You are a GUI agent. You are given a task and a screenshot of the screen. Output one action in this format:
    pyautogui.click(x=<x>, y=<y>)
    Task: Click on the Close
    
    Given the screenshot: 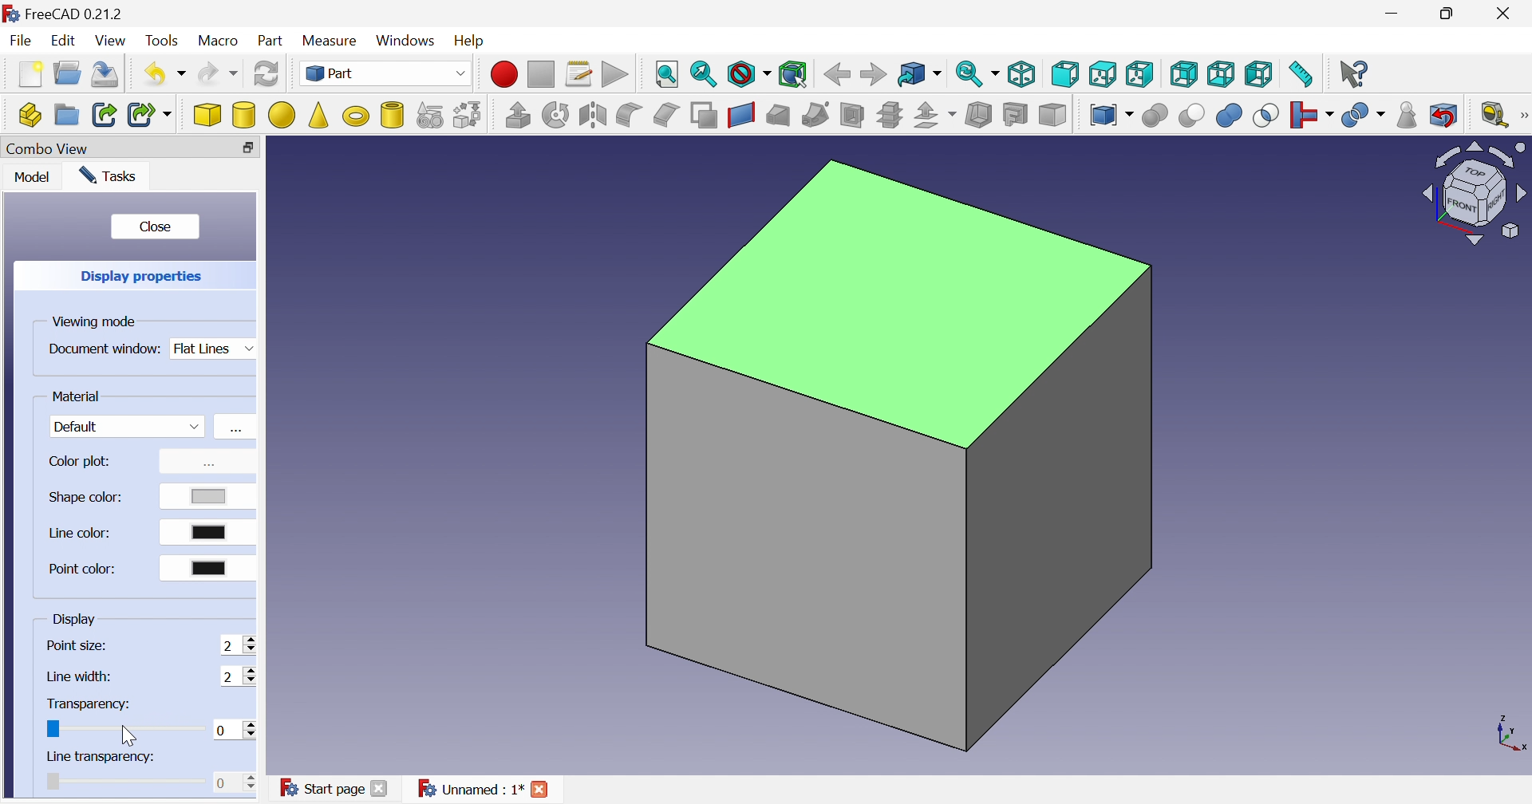 What is the action you would take?
    pyautogui.click(x=158, y=226)
    